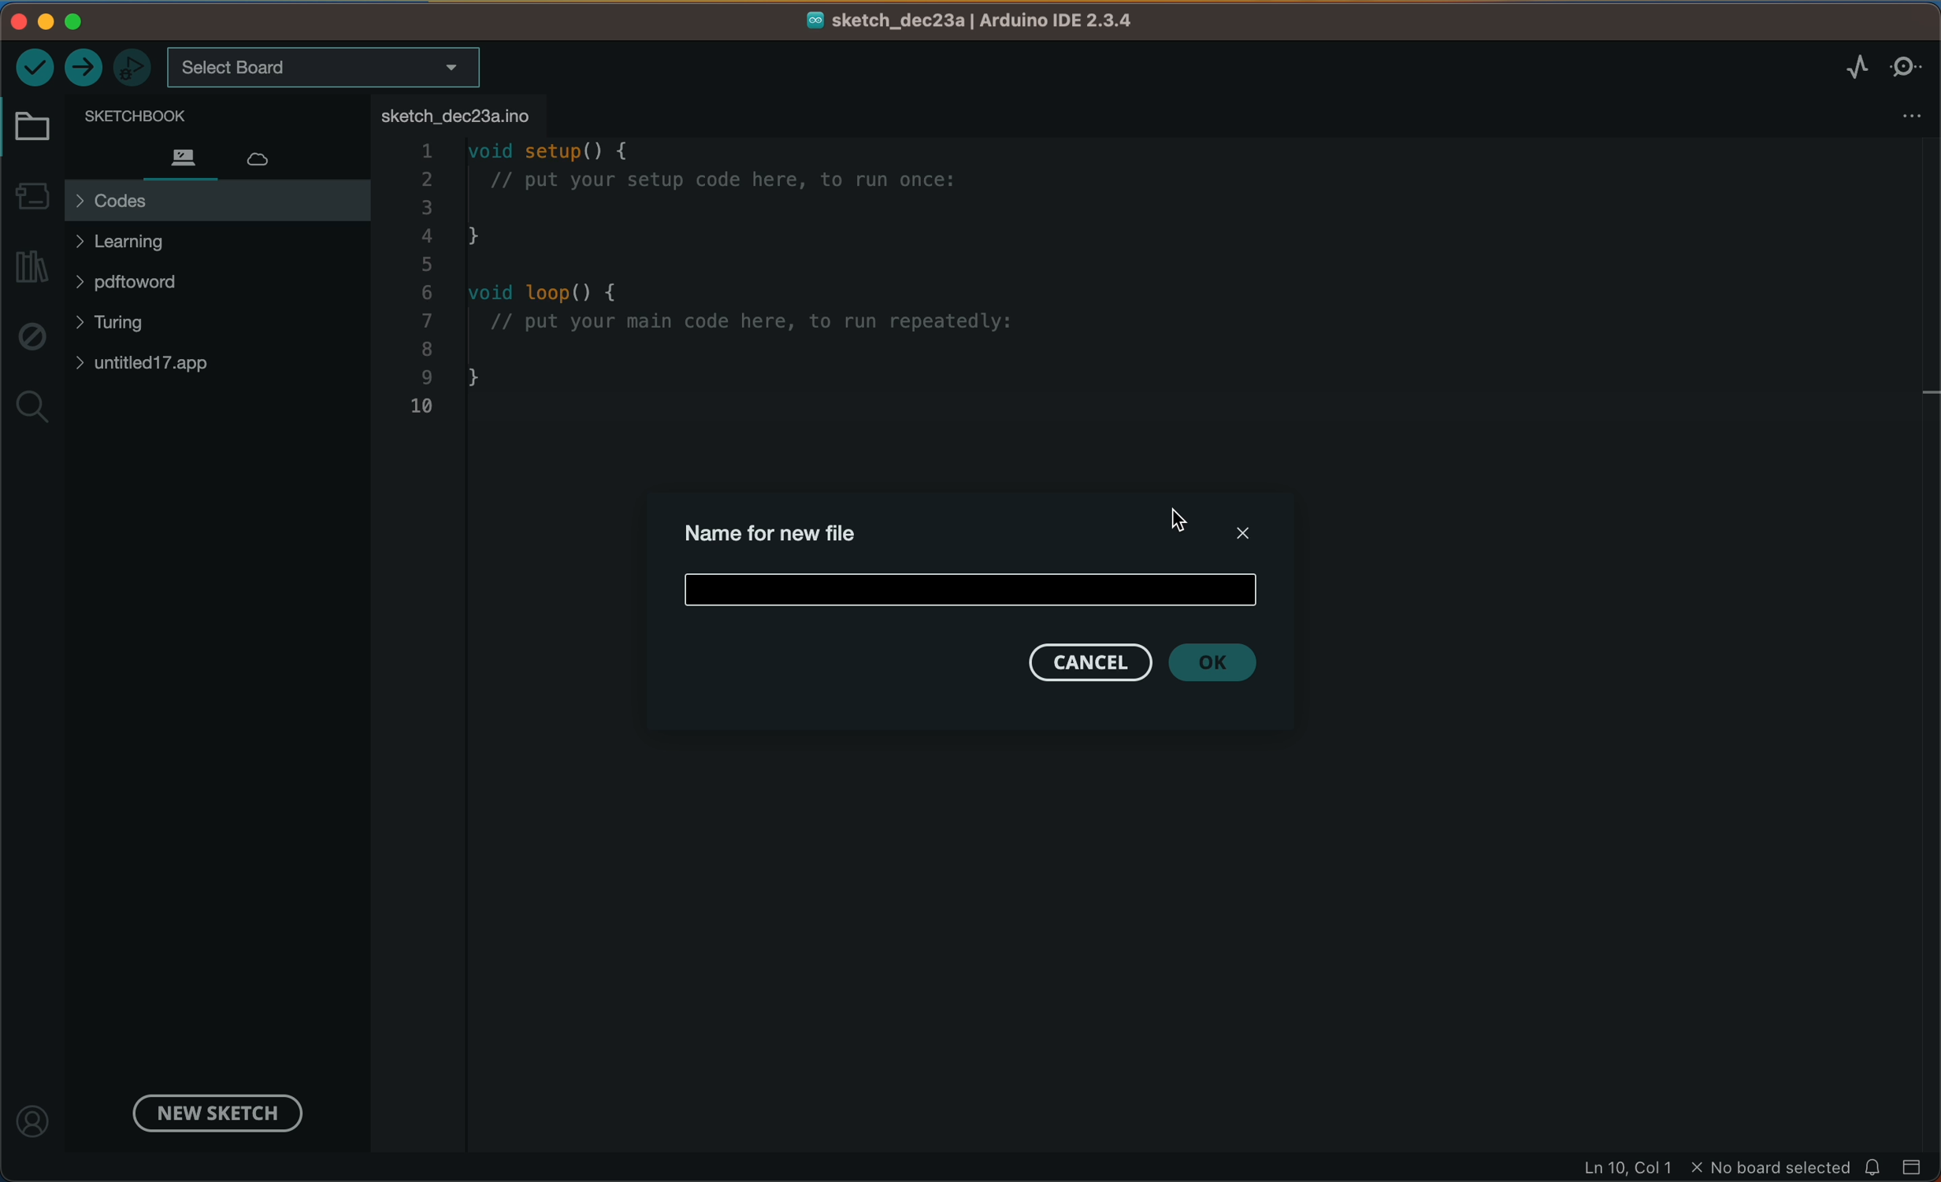  Describe the element at coordinates (32, 193) in the screenshot. I see `board manager` at that location.